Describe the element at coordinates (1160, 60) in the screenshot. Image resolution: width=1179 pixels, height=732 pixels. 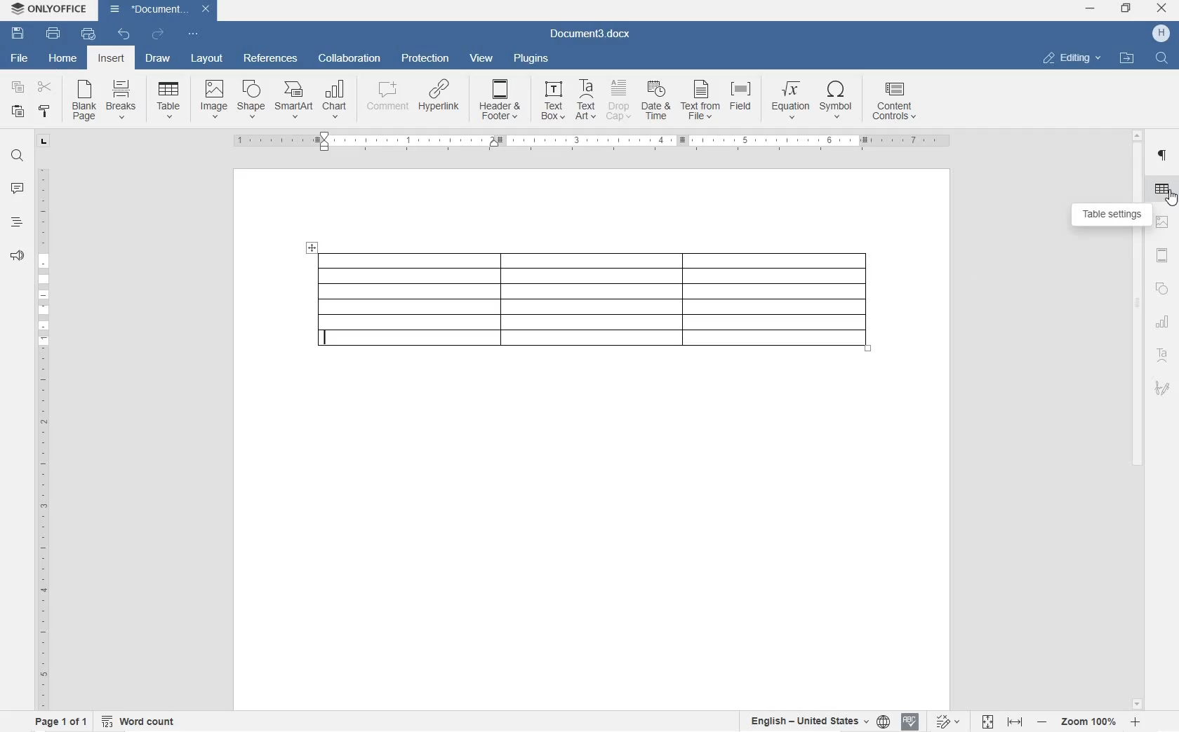
I see `FIND` at that location.